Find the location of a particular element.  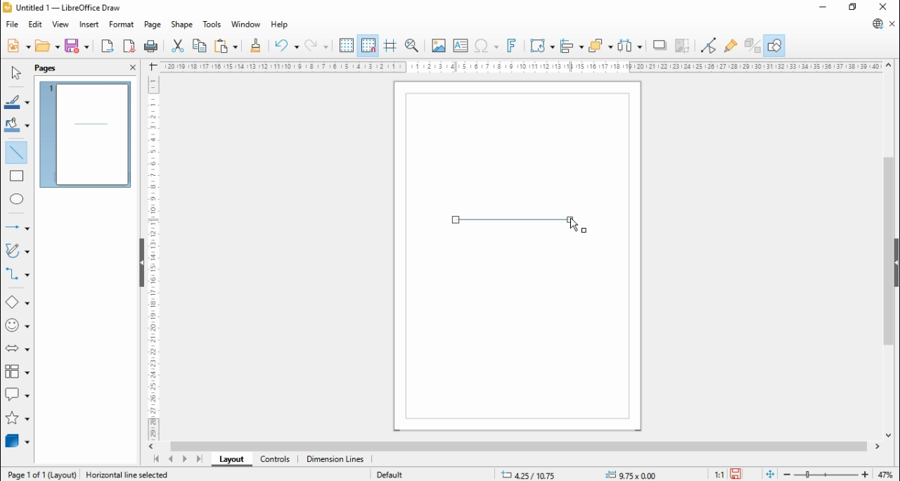

zoom slider is located at coordinates (825, 475).